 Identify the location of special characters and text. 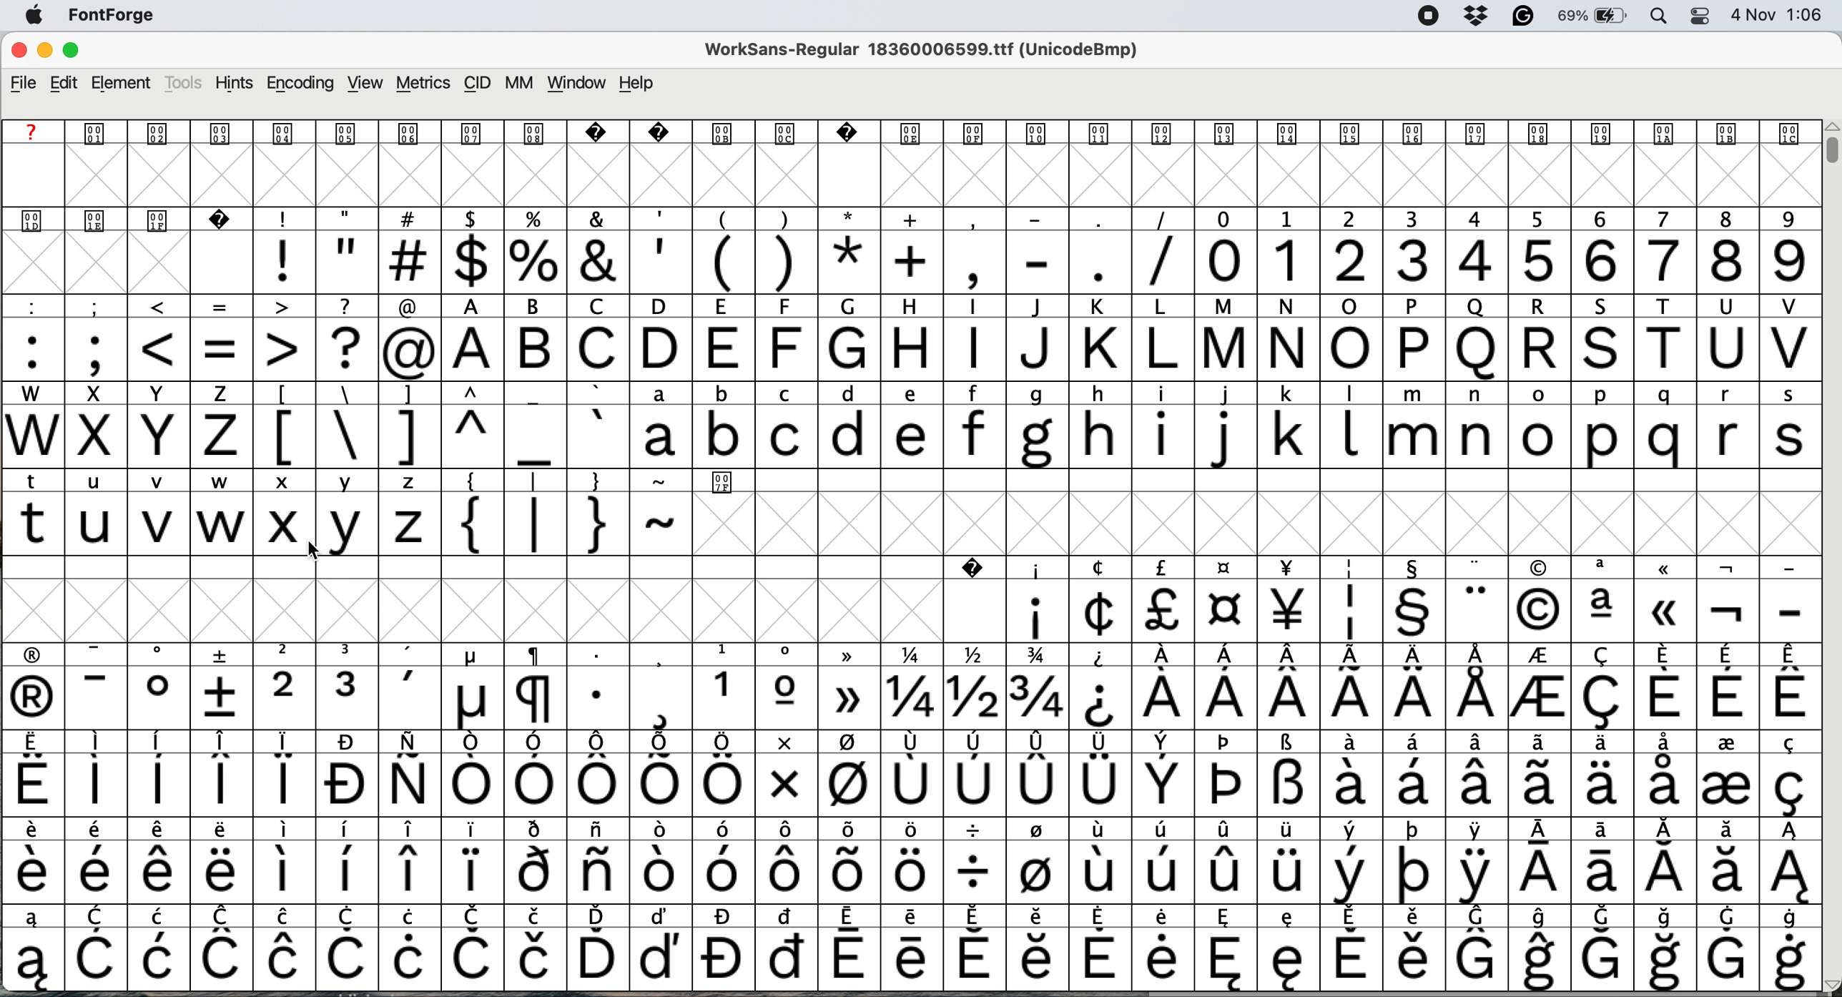
(917, 218).